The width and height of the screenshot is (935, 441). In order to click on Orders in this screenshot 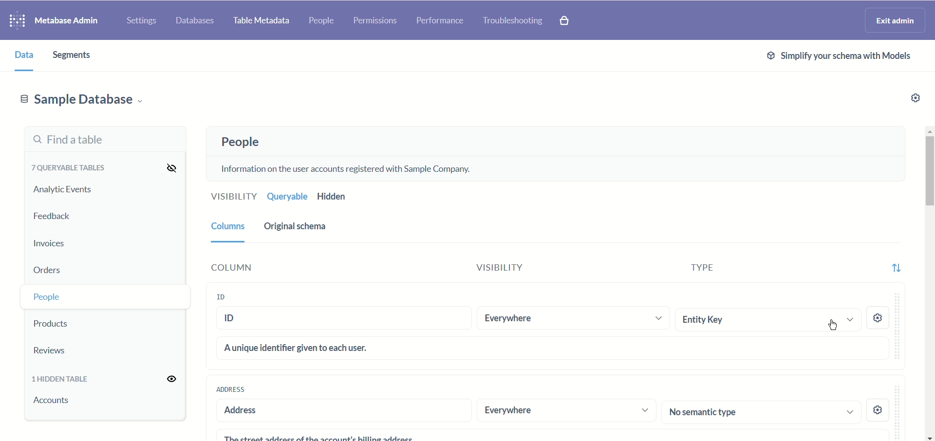, I will do `click(66, 268)`.